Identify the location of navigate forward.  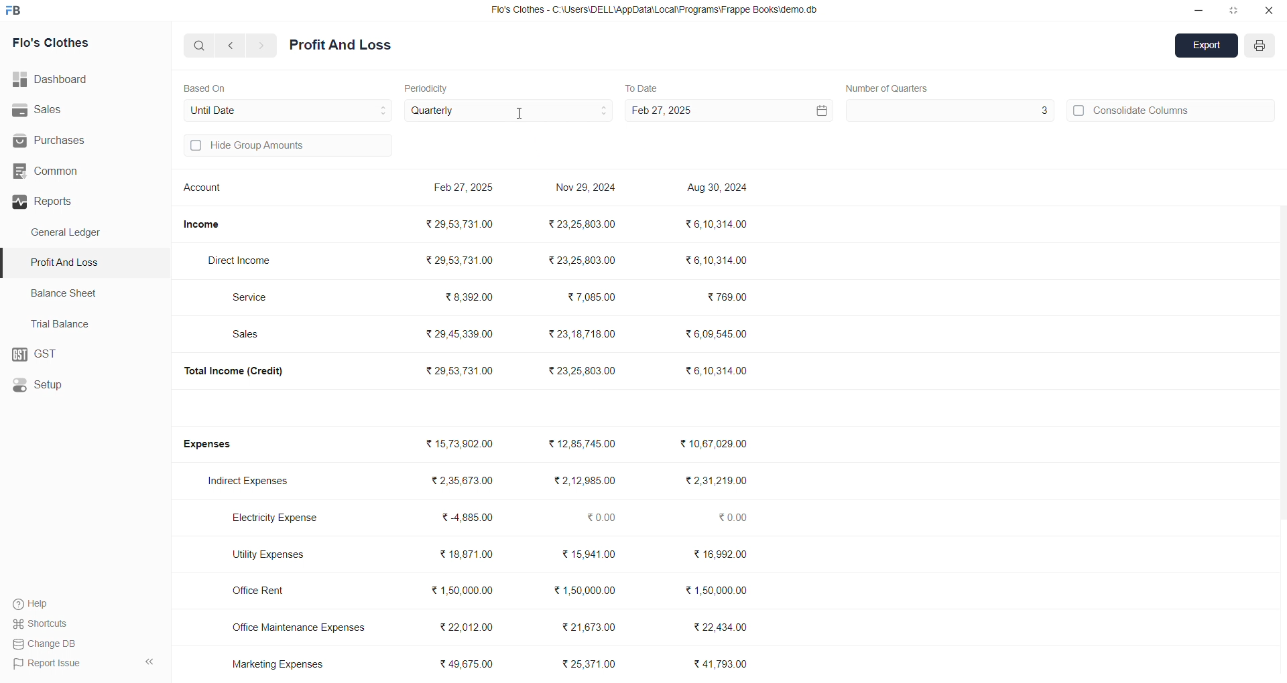
(262, 46).